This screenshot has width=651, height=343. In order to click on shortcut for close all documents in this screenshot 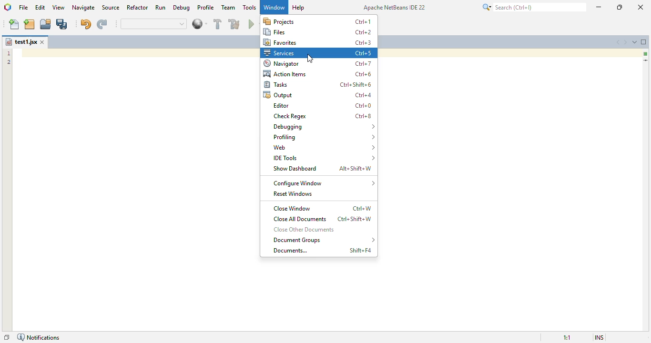, I will do `click(355, 219)`.